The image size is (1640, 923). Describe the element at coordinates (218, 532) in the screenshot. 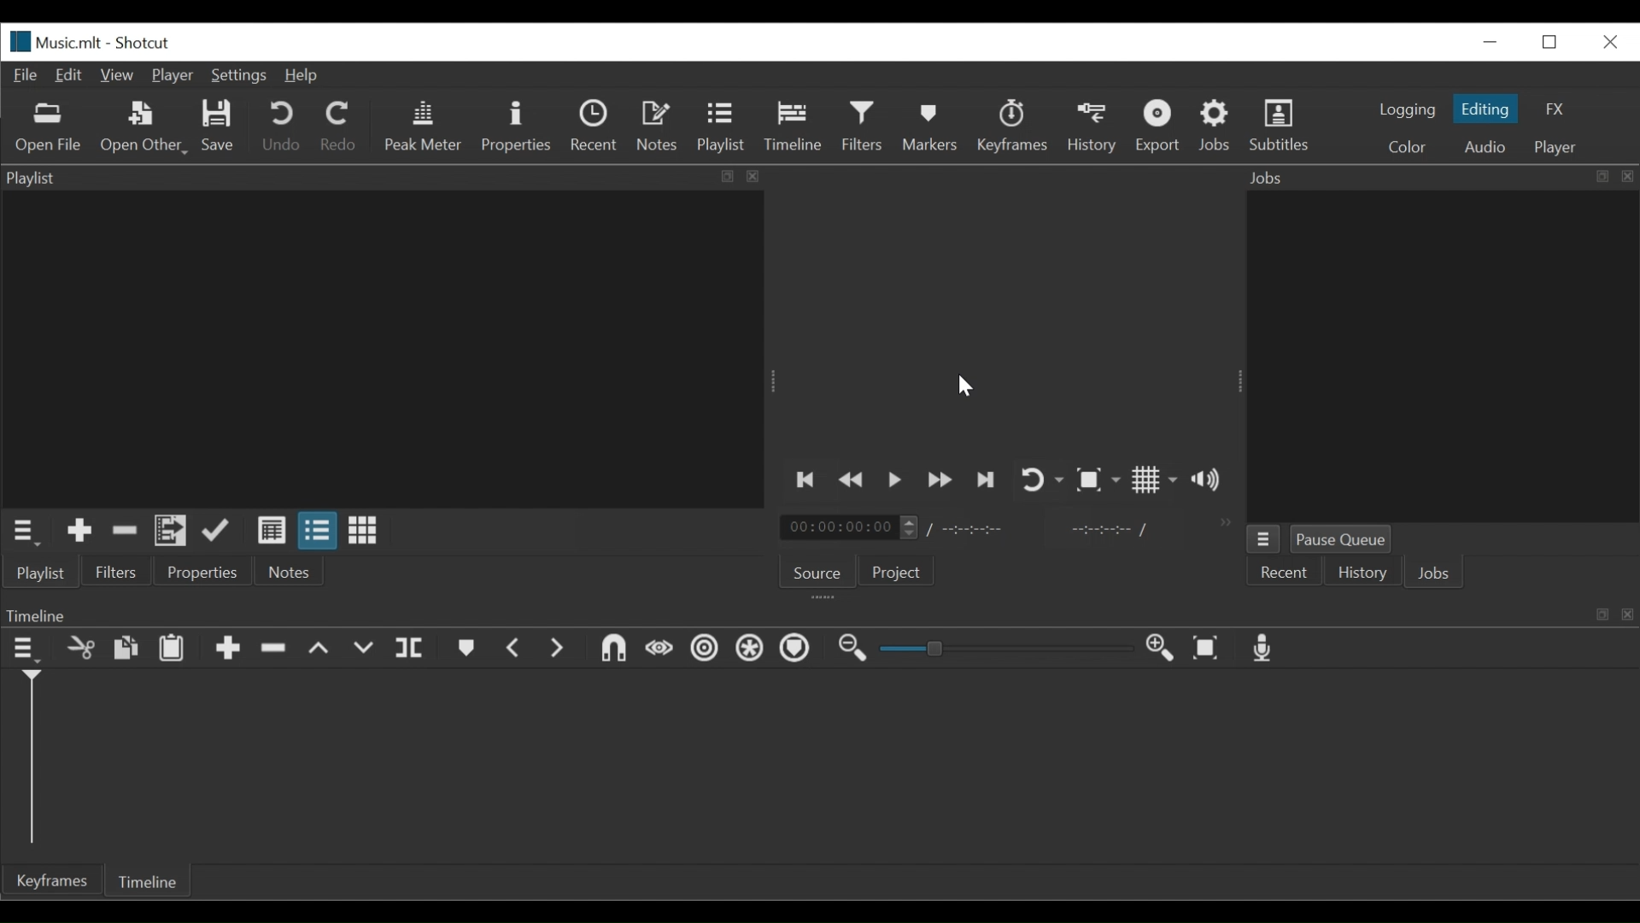

I see `Update` at that location.